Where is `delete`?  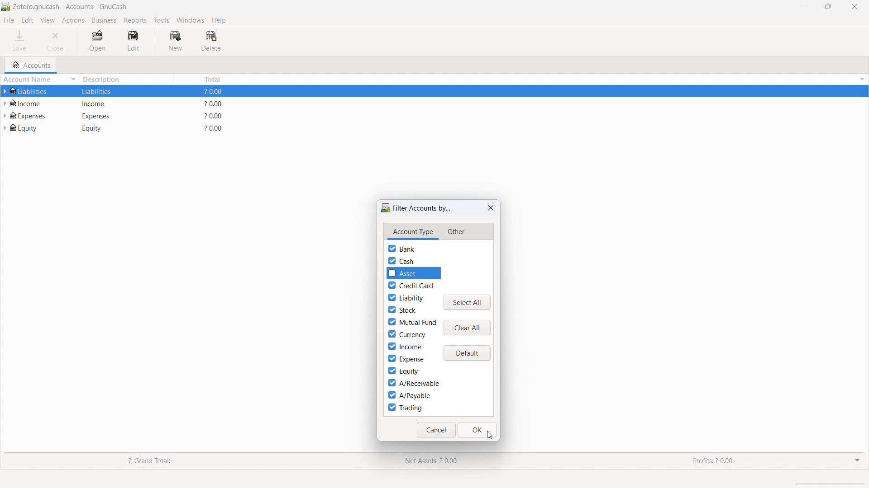
delete is located at coordinates (210, 41).